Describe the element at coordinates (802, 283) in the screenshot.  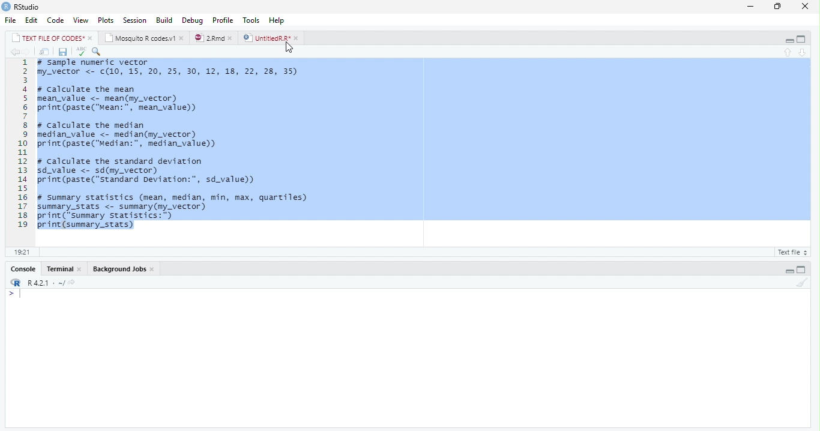
I see `clear console` at that location.